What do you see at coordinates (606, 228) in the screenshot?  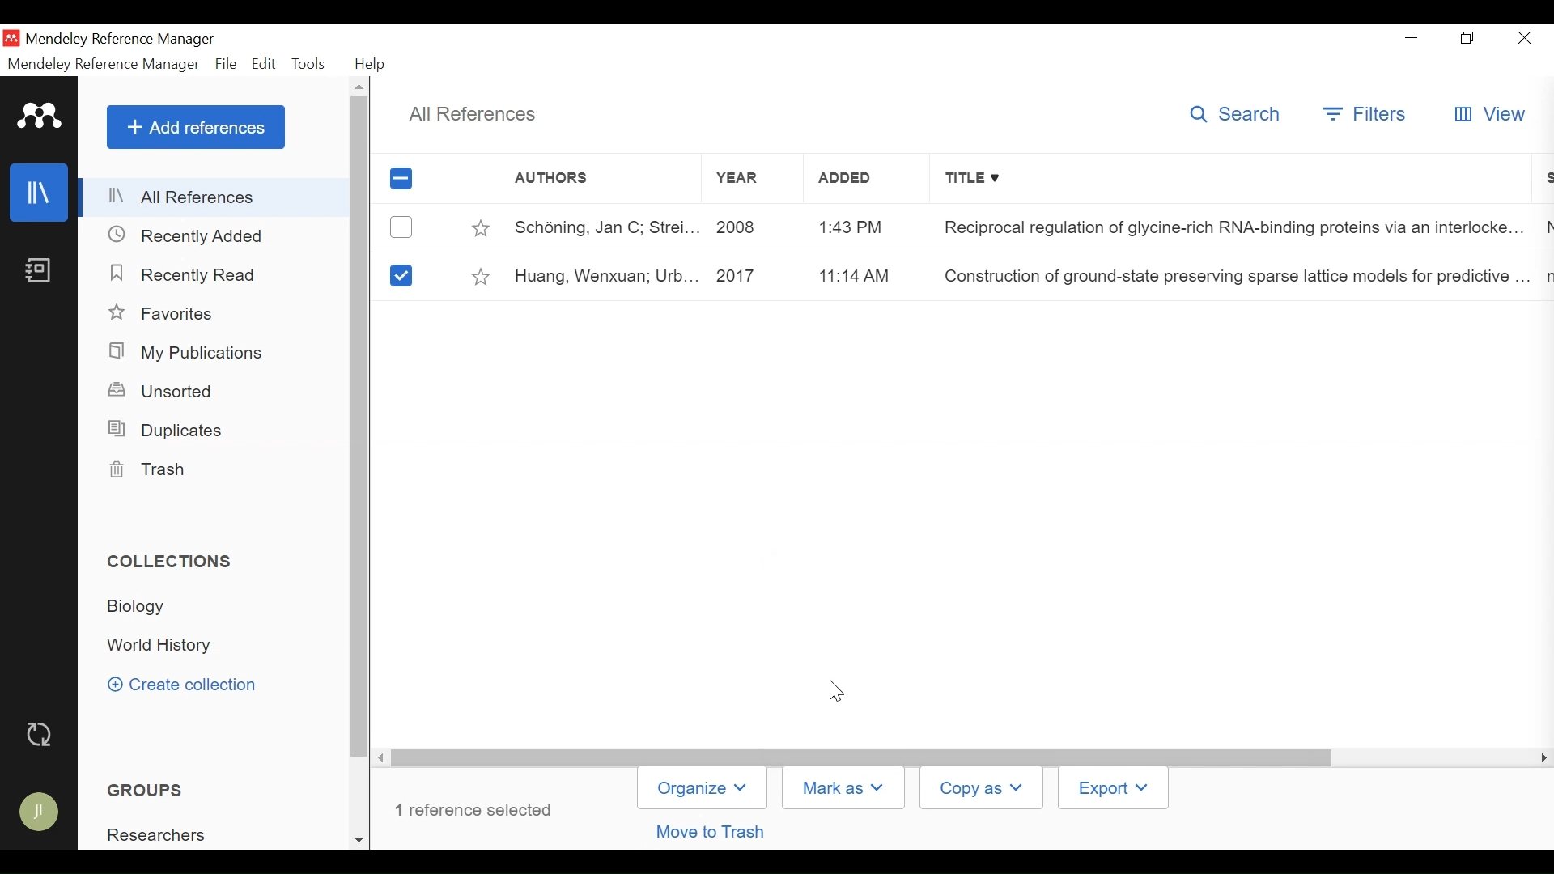 I see `Schoning, Jan C; Strei...` at bounding box center [606, 228].